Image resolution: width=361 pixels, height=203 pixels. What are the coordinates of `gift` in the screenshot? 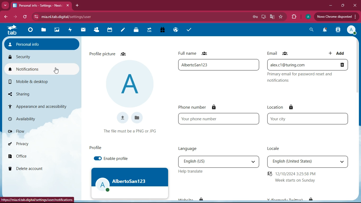 It's located at (161, 30).